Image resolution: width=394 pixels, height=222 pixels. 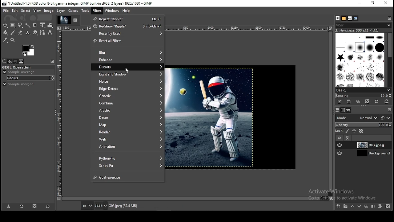 What do you see at coordinates (337, 110) in the screenshot?
I see `layers` at bounding box center [337, 110].